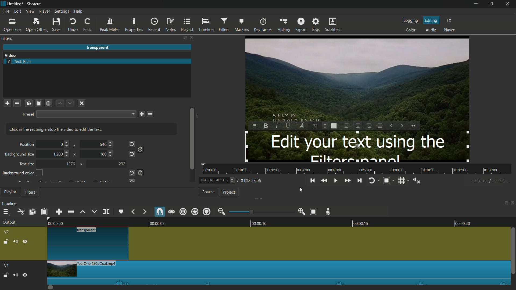 The image size is (516, 290). Describe the element at coordinates (151, 114) in the screenshot. I see `delete` at that location.